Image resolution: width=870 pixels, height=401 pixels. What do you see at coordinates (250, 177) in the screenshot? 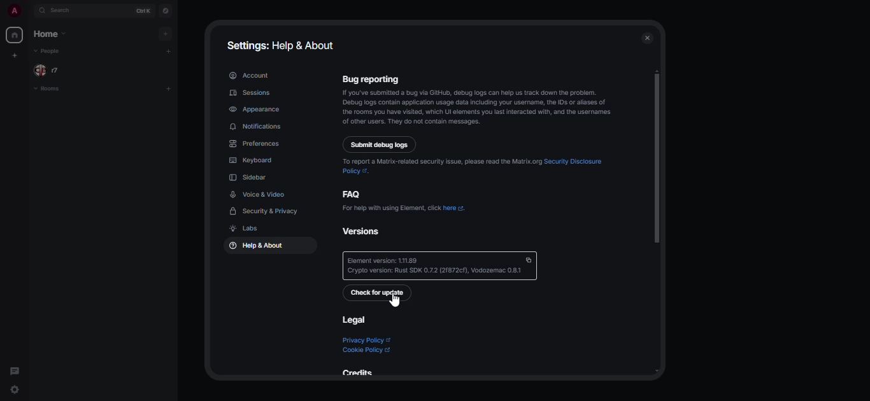
I see `sidebar` at bounding box center [250, 177].